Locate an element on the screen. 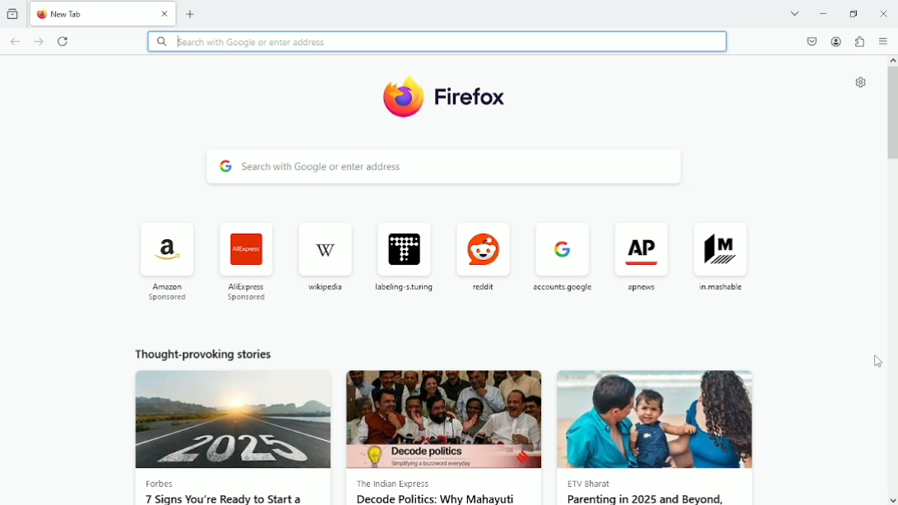 The image size is (898, 505). labeling turing is located at coordinates (398, 262).